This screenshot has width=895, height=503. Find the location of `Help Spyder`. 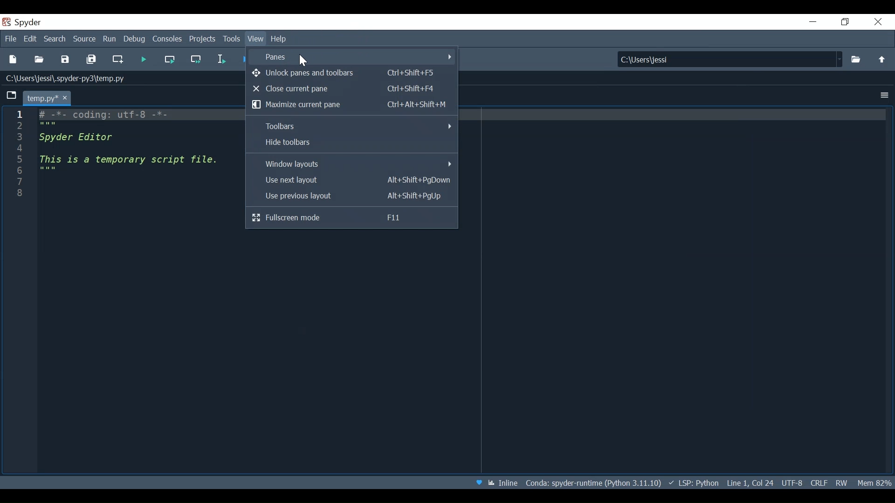

Help Spyder is located at coordinates (477, 483).